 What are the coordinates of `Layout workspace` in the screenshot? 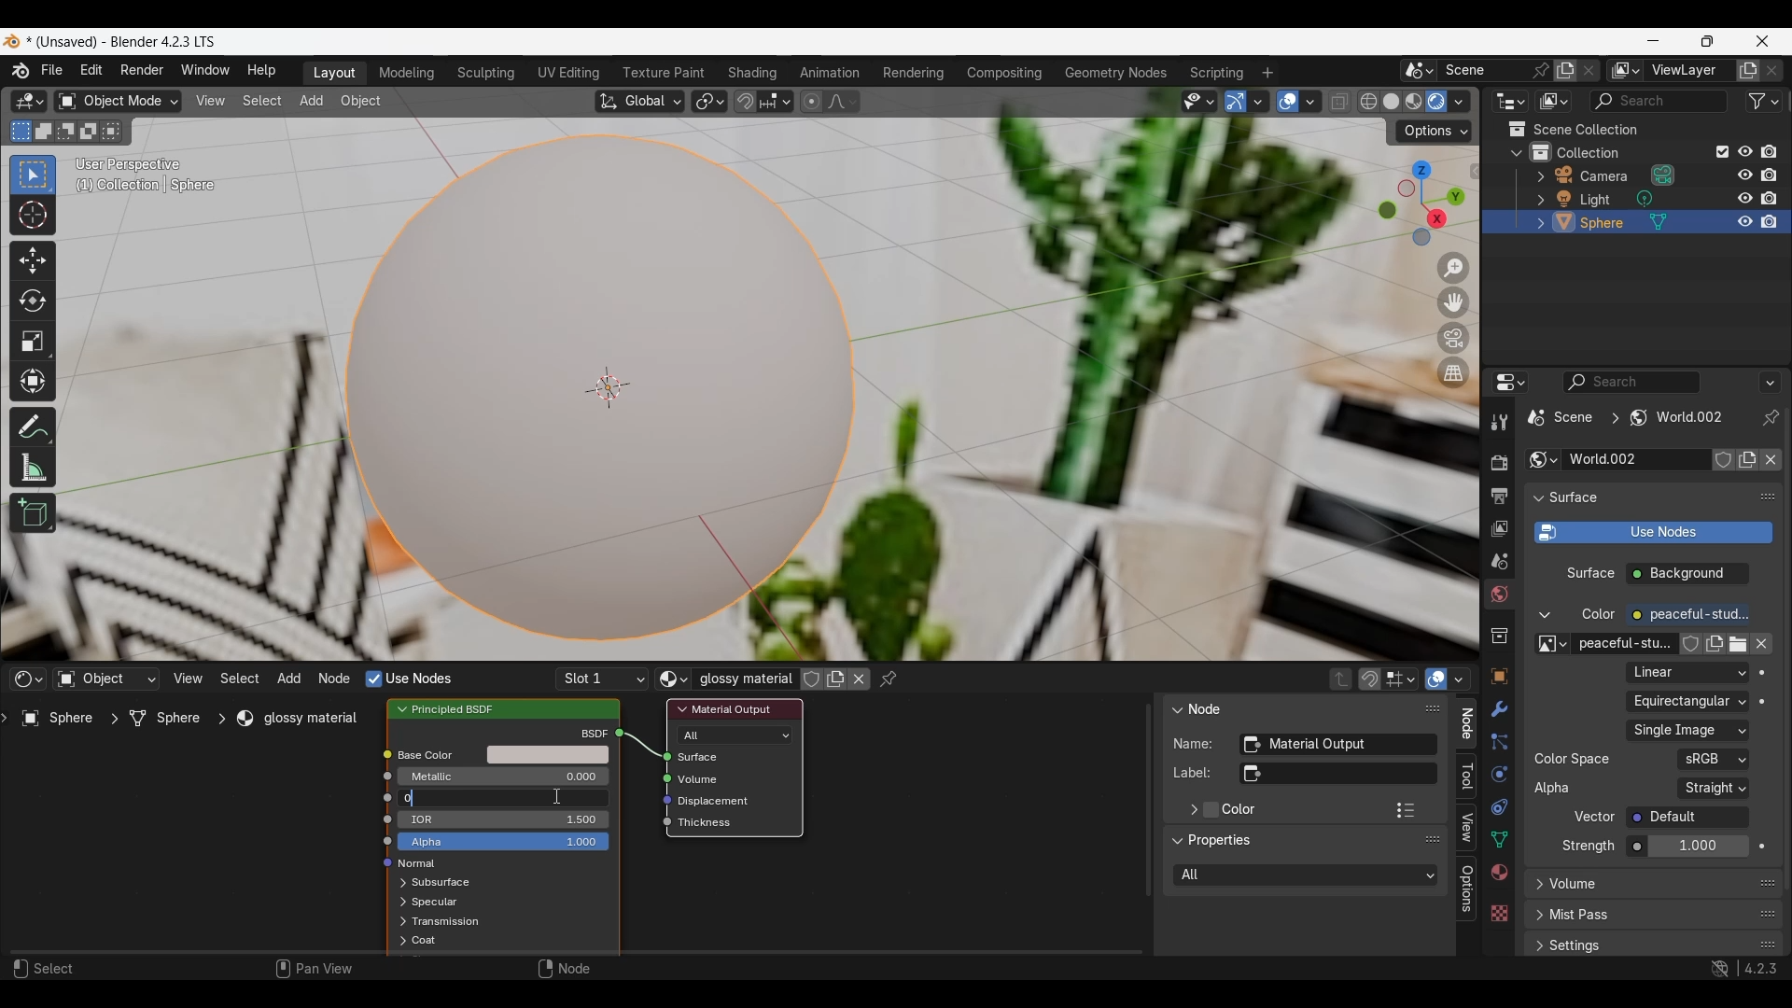 It's located at (334, 74).